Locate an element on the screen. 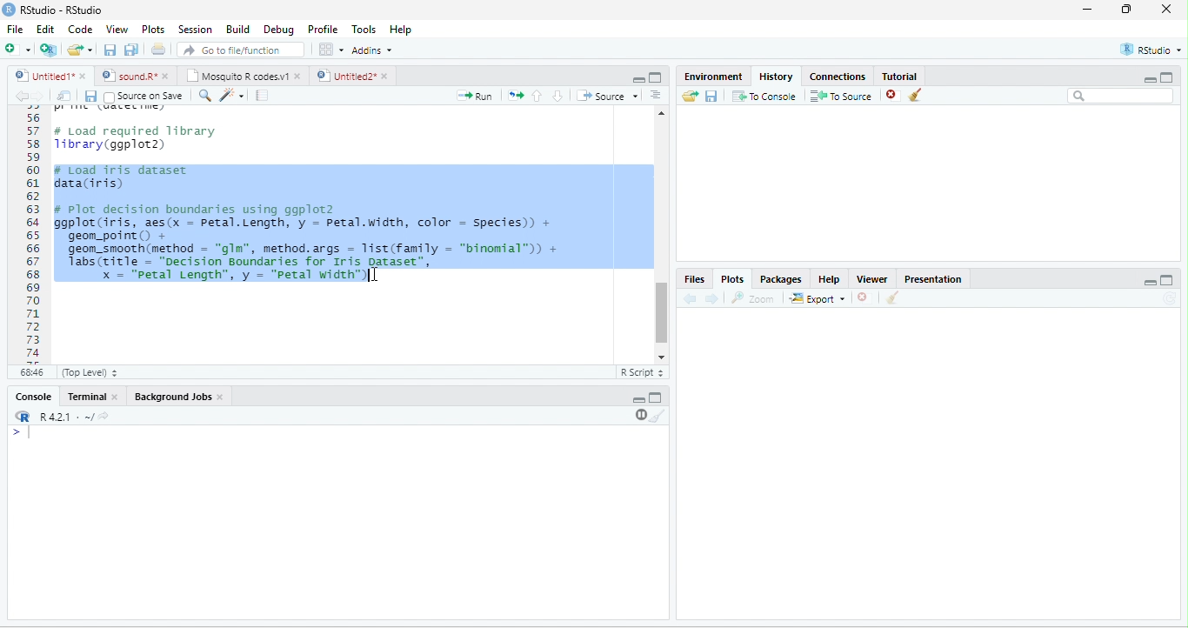 This screenshot has width=1188, height=628. Zoom is located at coordinates (751, 298).